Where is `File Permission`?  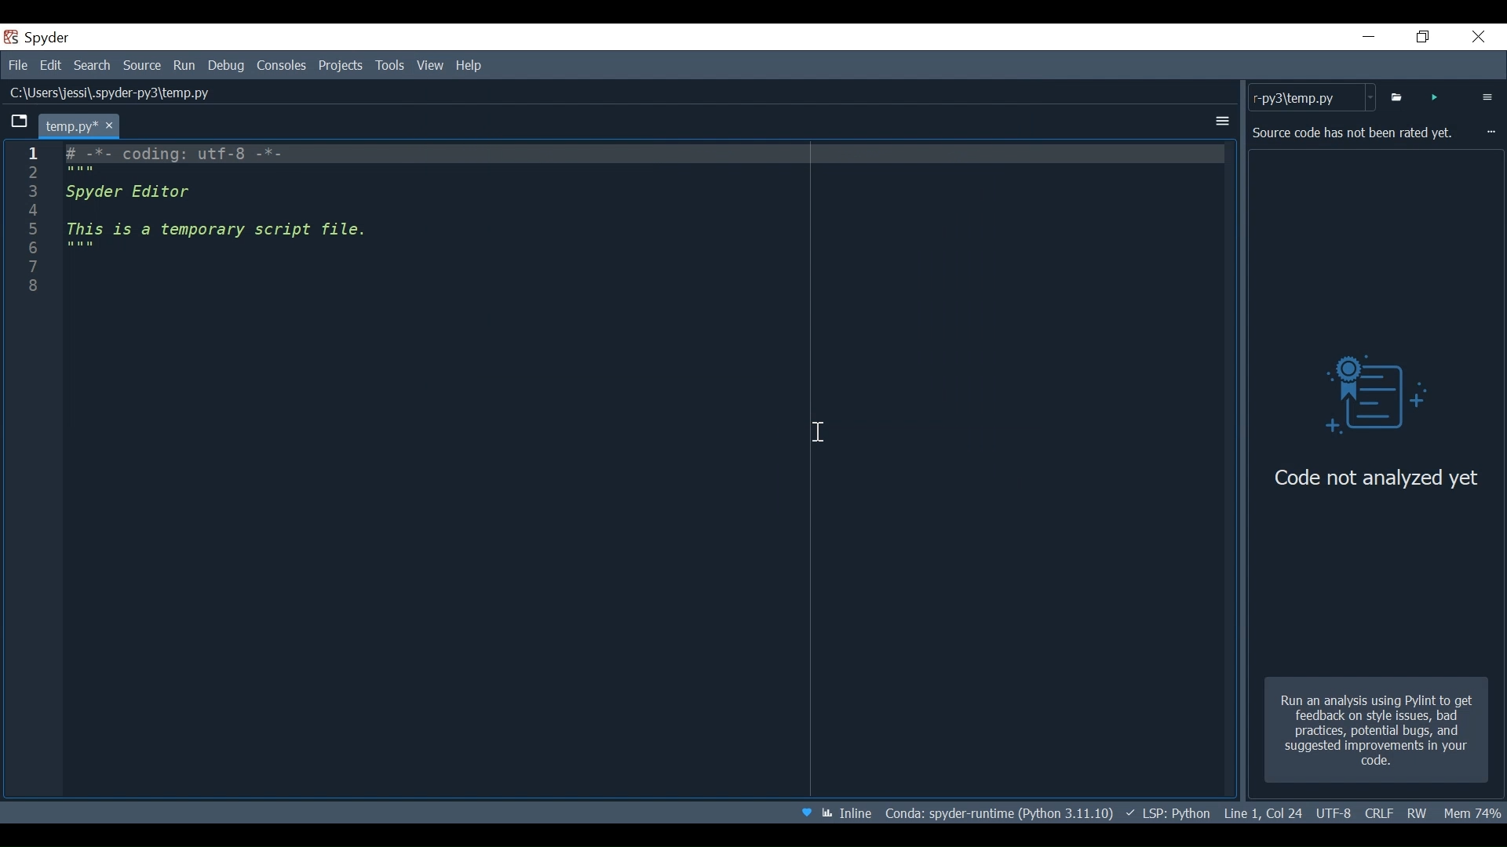
File Permission is located at coordinates (1415, 813).